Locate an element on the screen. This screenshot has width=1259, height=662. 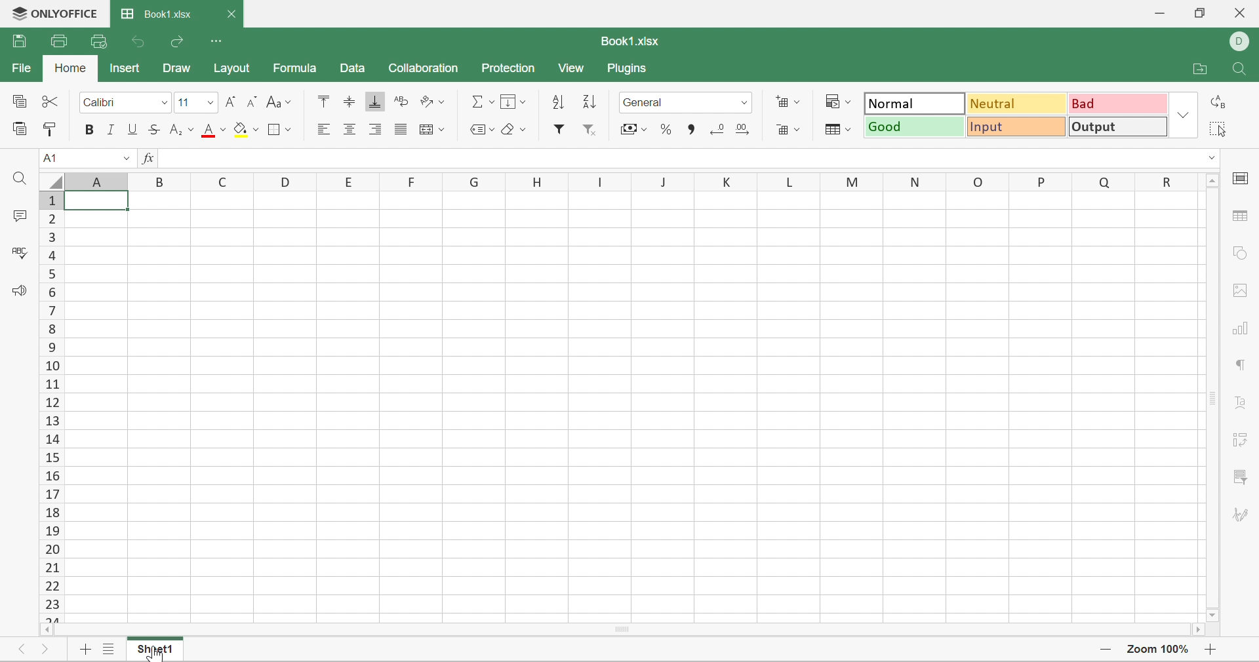
font dropdown is located at coordinates (163, 102).